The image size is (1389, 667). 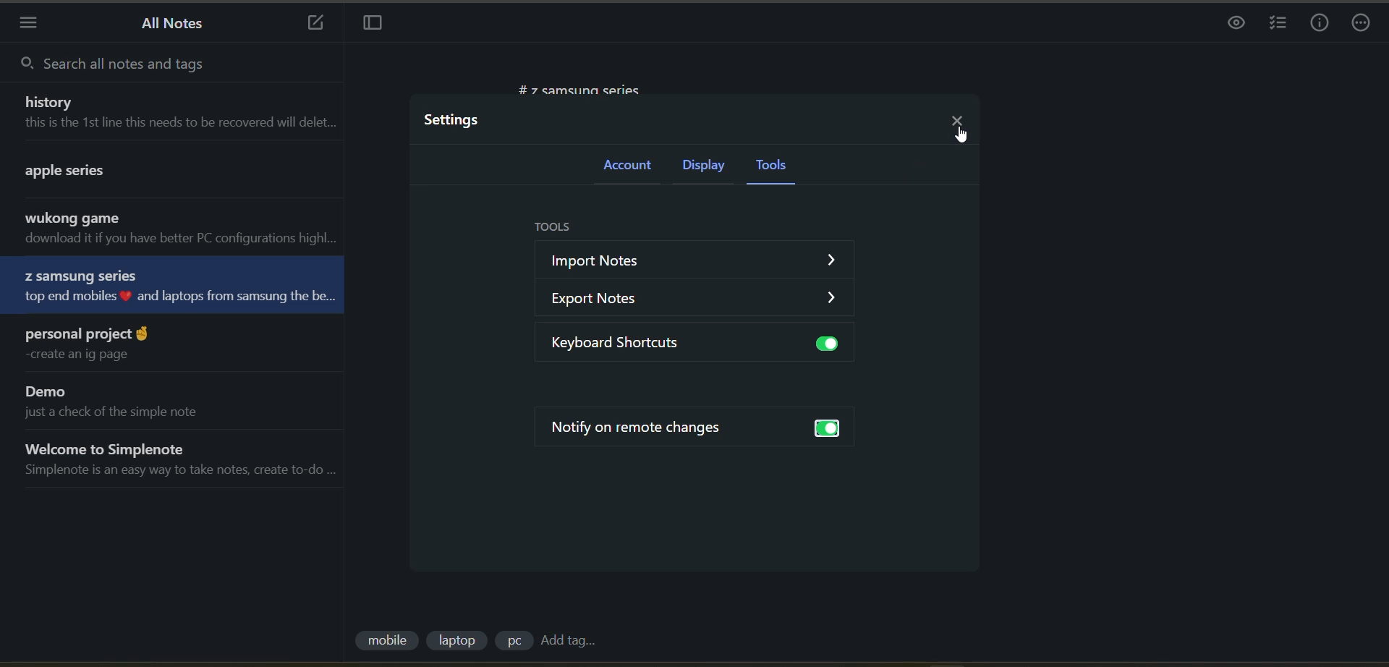 What do you see at coordinates (826, 428) in the screenshot?
I see `toggle off` at bounding box center [826, 428].